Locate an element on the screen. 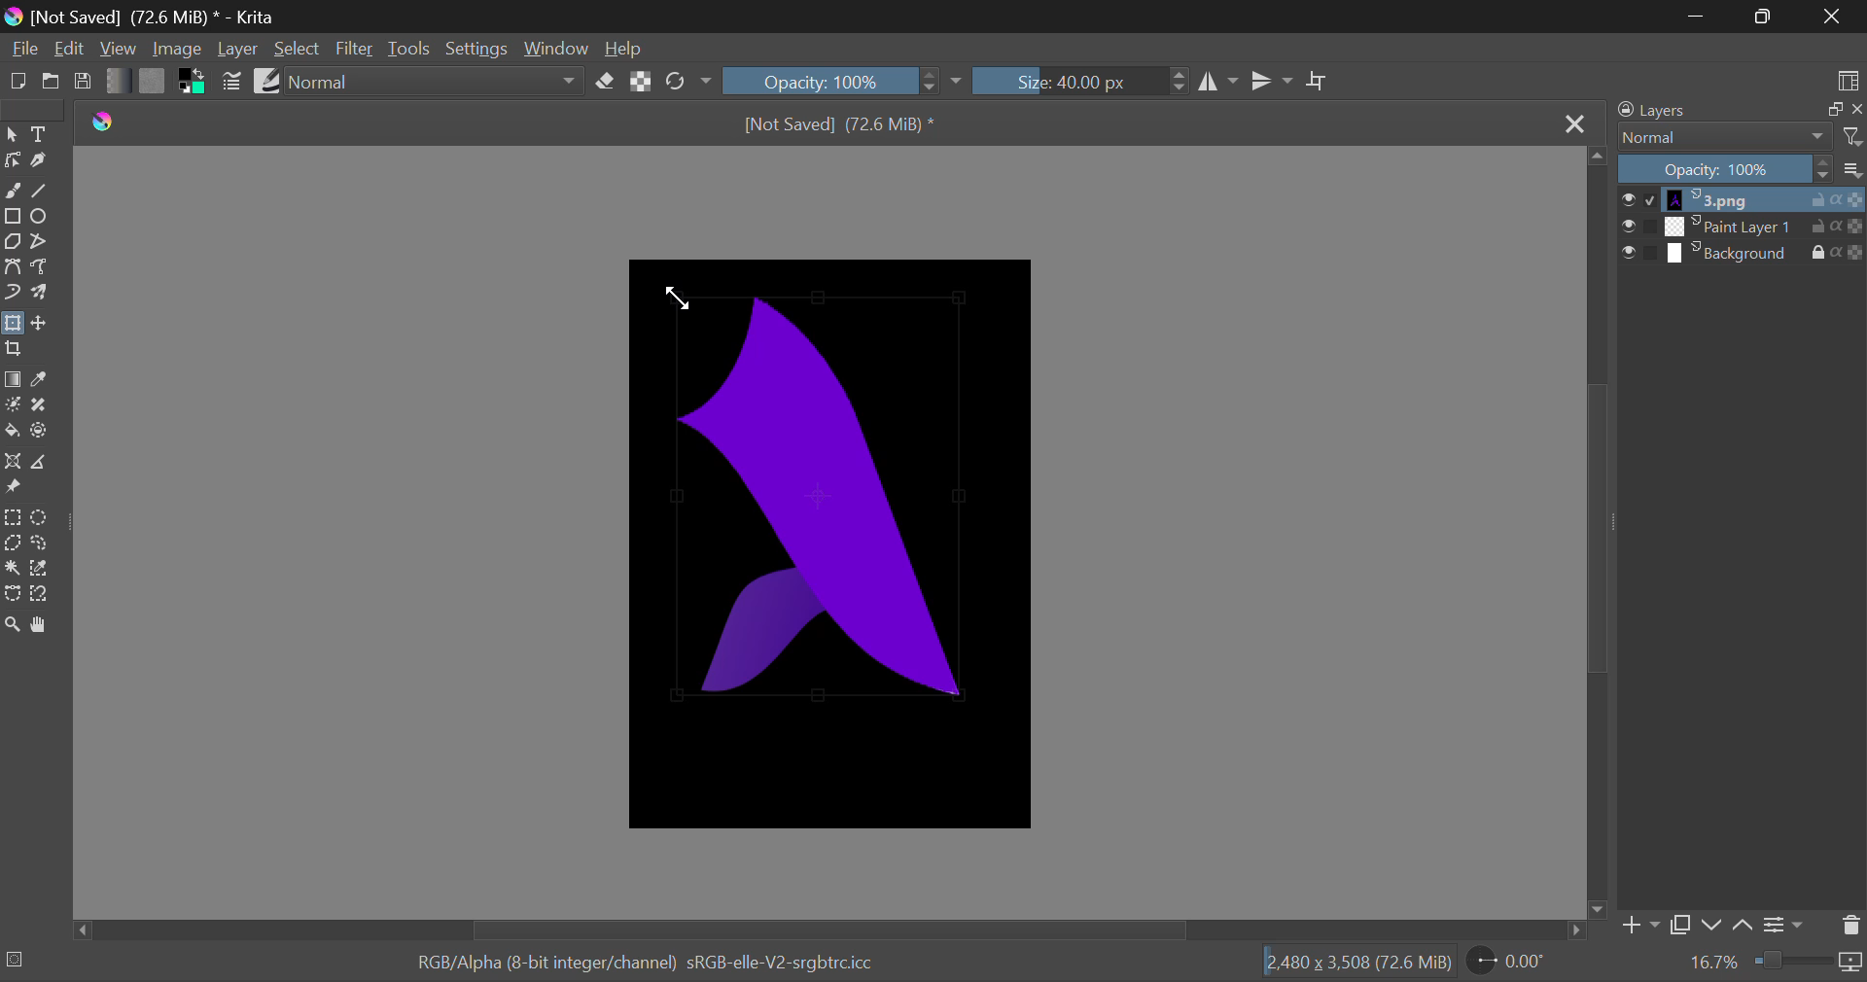  Reference Images is located at coordinates (12, 488).